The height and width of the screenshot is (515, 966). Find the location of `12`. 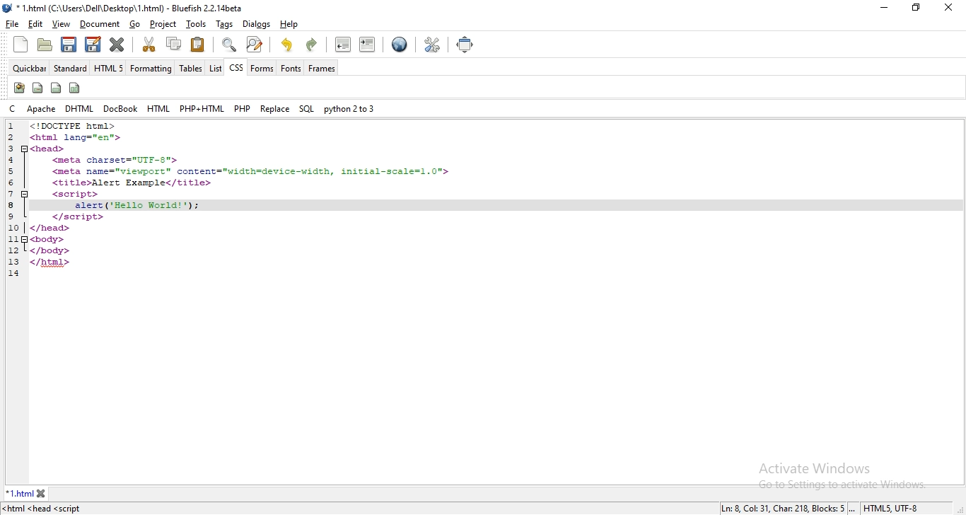

12 is located at coordinates (16, 250).